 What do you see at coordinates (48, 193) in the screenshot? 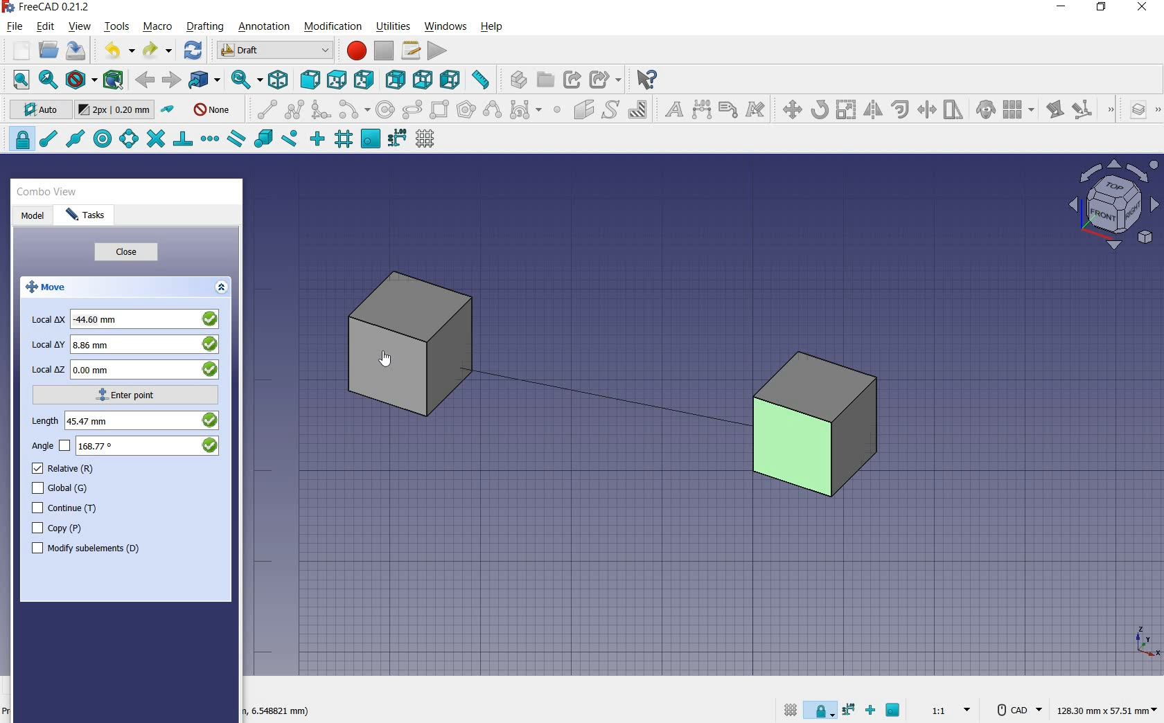
I see `combo view` at bounding box center [48, 193].